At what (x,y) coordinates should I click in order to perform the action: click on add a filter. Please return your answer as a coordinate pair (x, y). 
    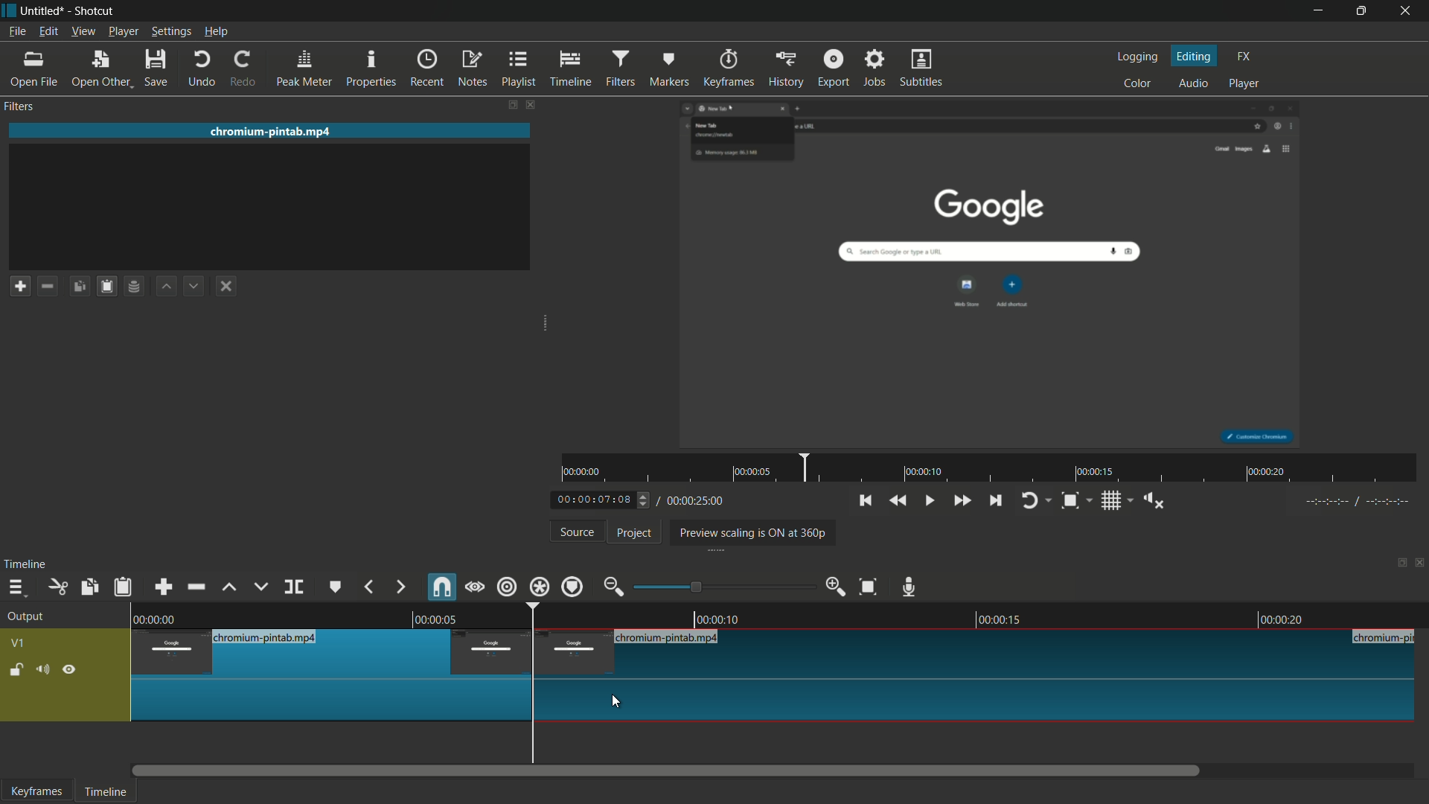
    Looking at the image, I should click on (20, 286).